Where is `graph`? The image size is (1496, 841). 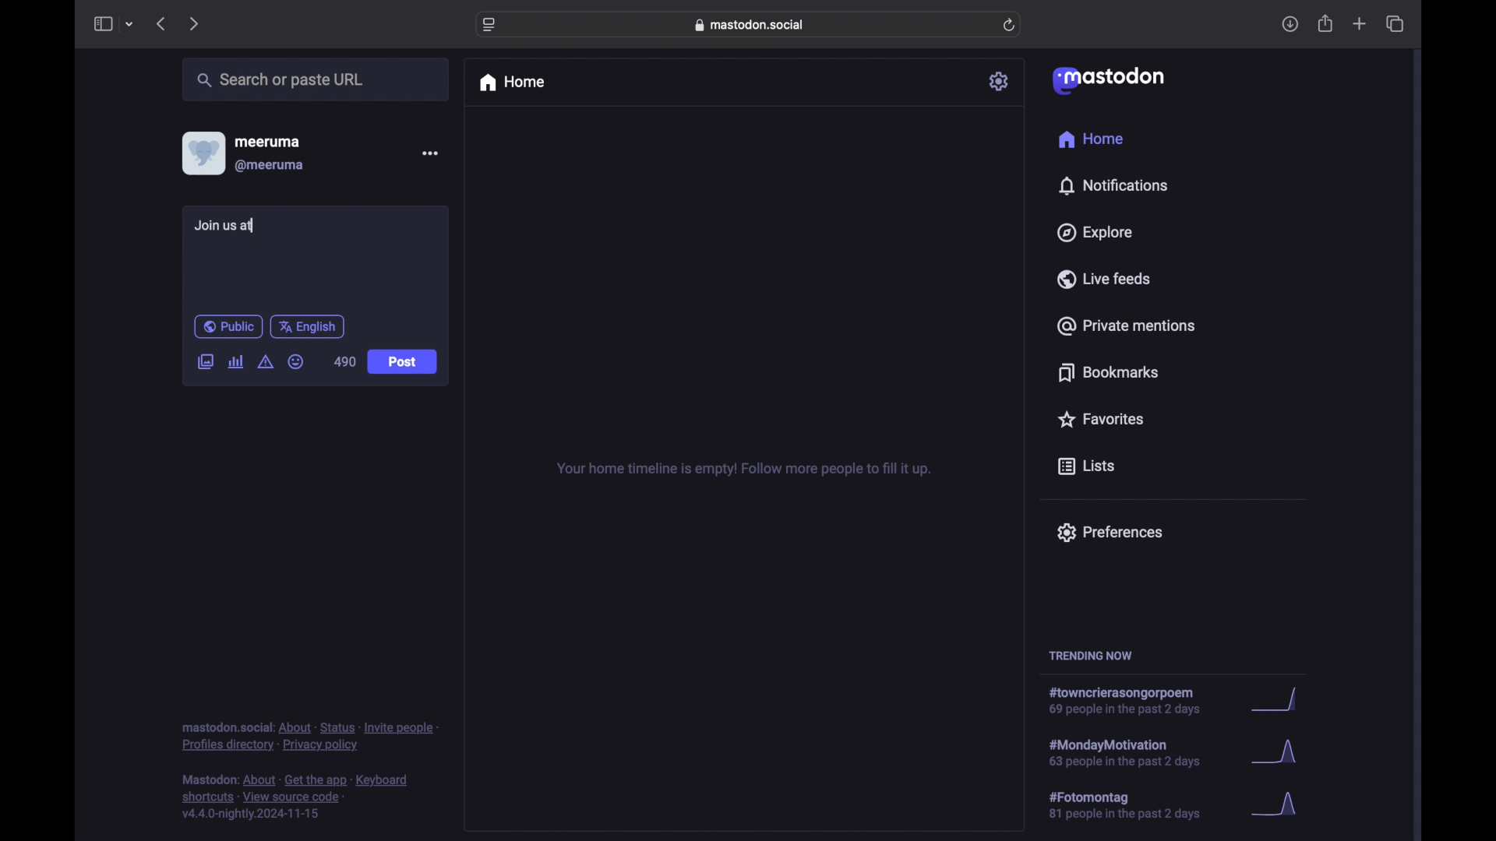
graph is located at coordinates (1274, 754).